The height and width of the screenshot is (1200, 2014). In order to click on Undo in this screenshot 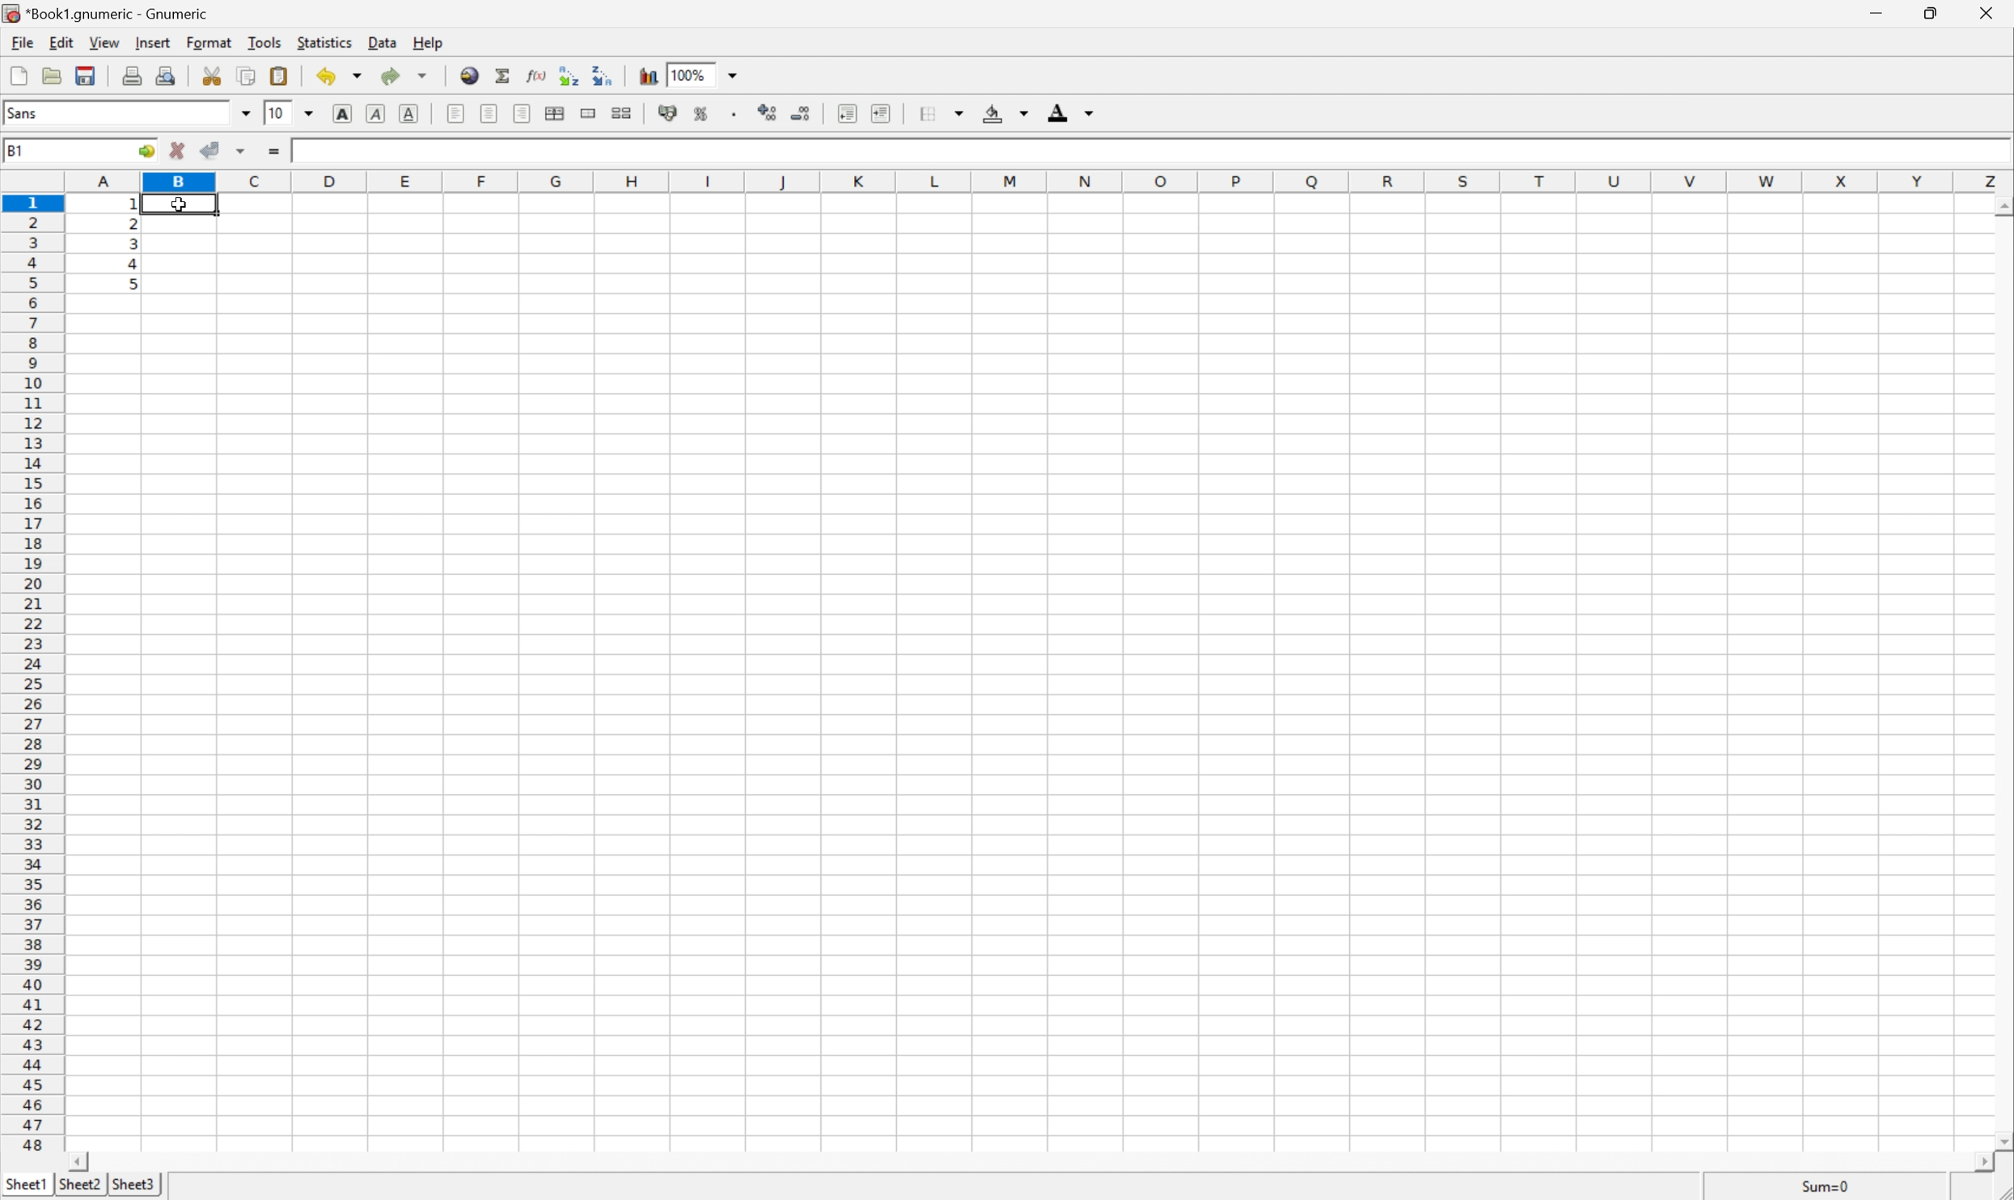, I will do `click(341, 75)`.